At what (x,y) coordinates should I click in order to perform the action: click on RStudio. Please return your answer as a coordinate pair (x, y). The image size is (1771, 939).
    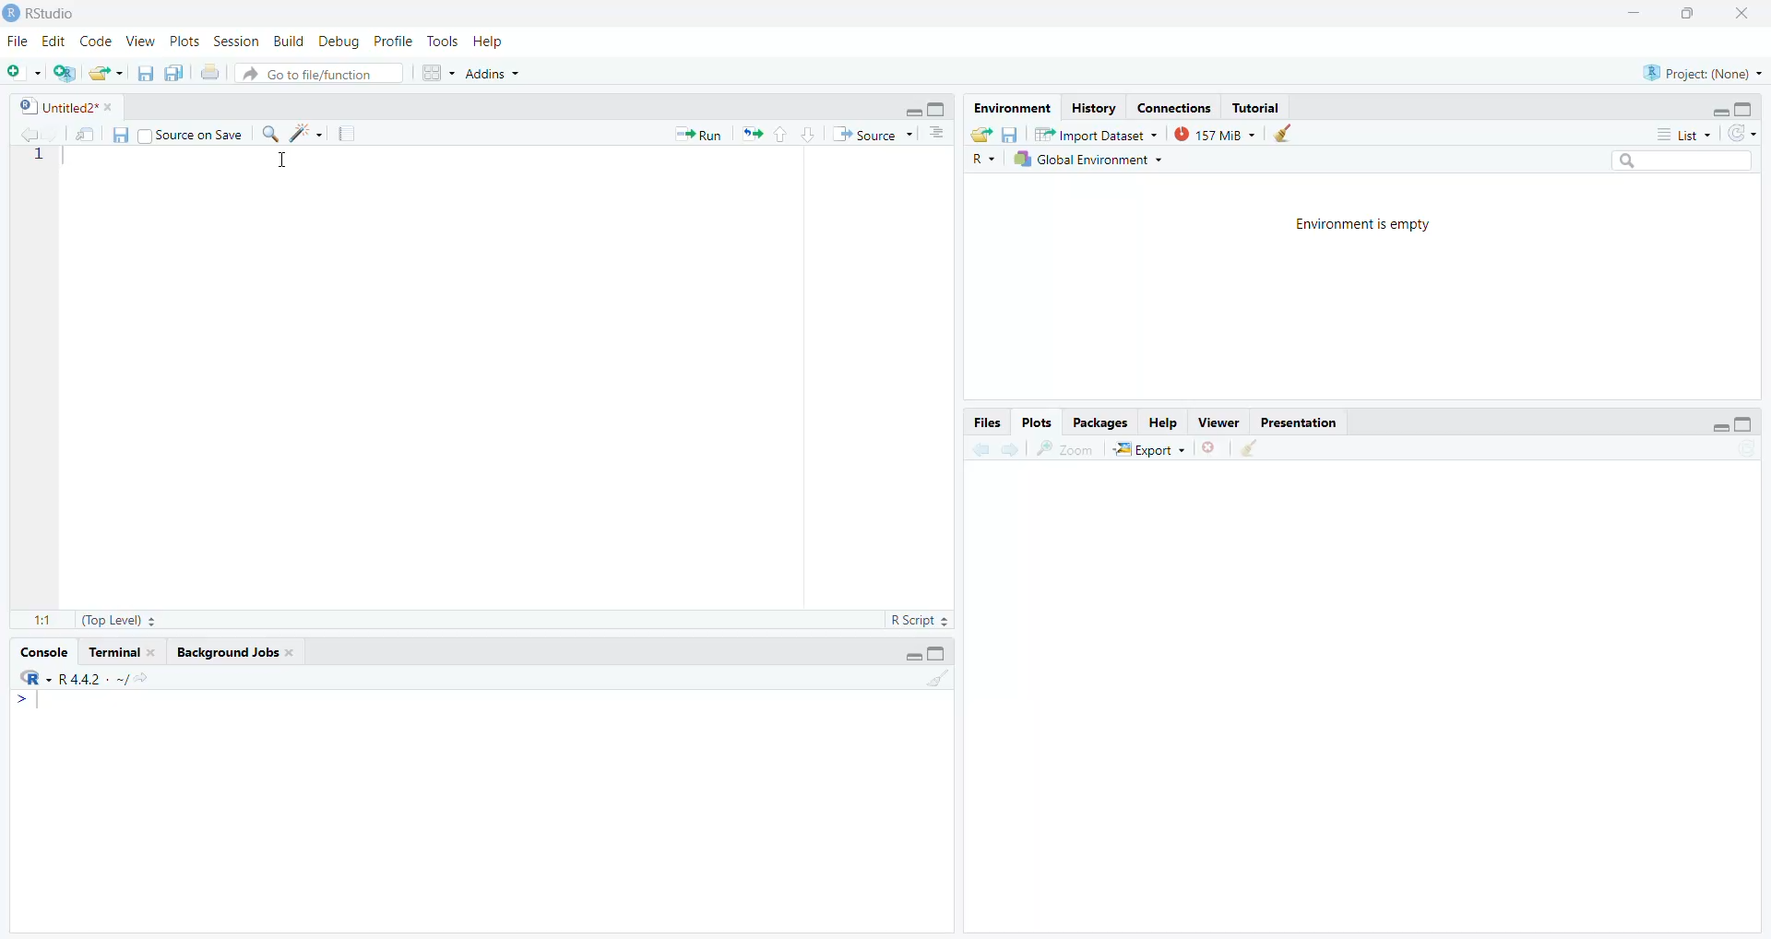
    Looking at the image, I should click on (42, 13).